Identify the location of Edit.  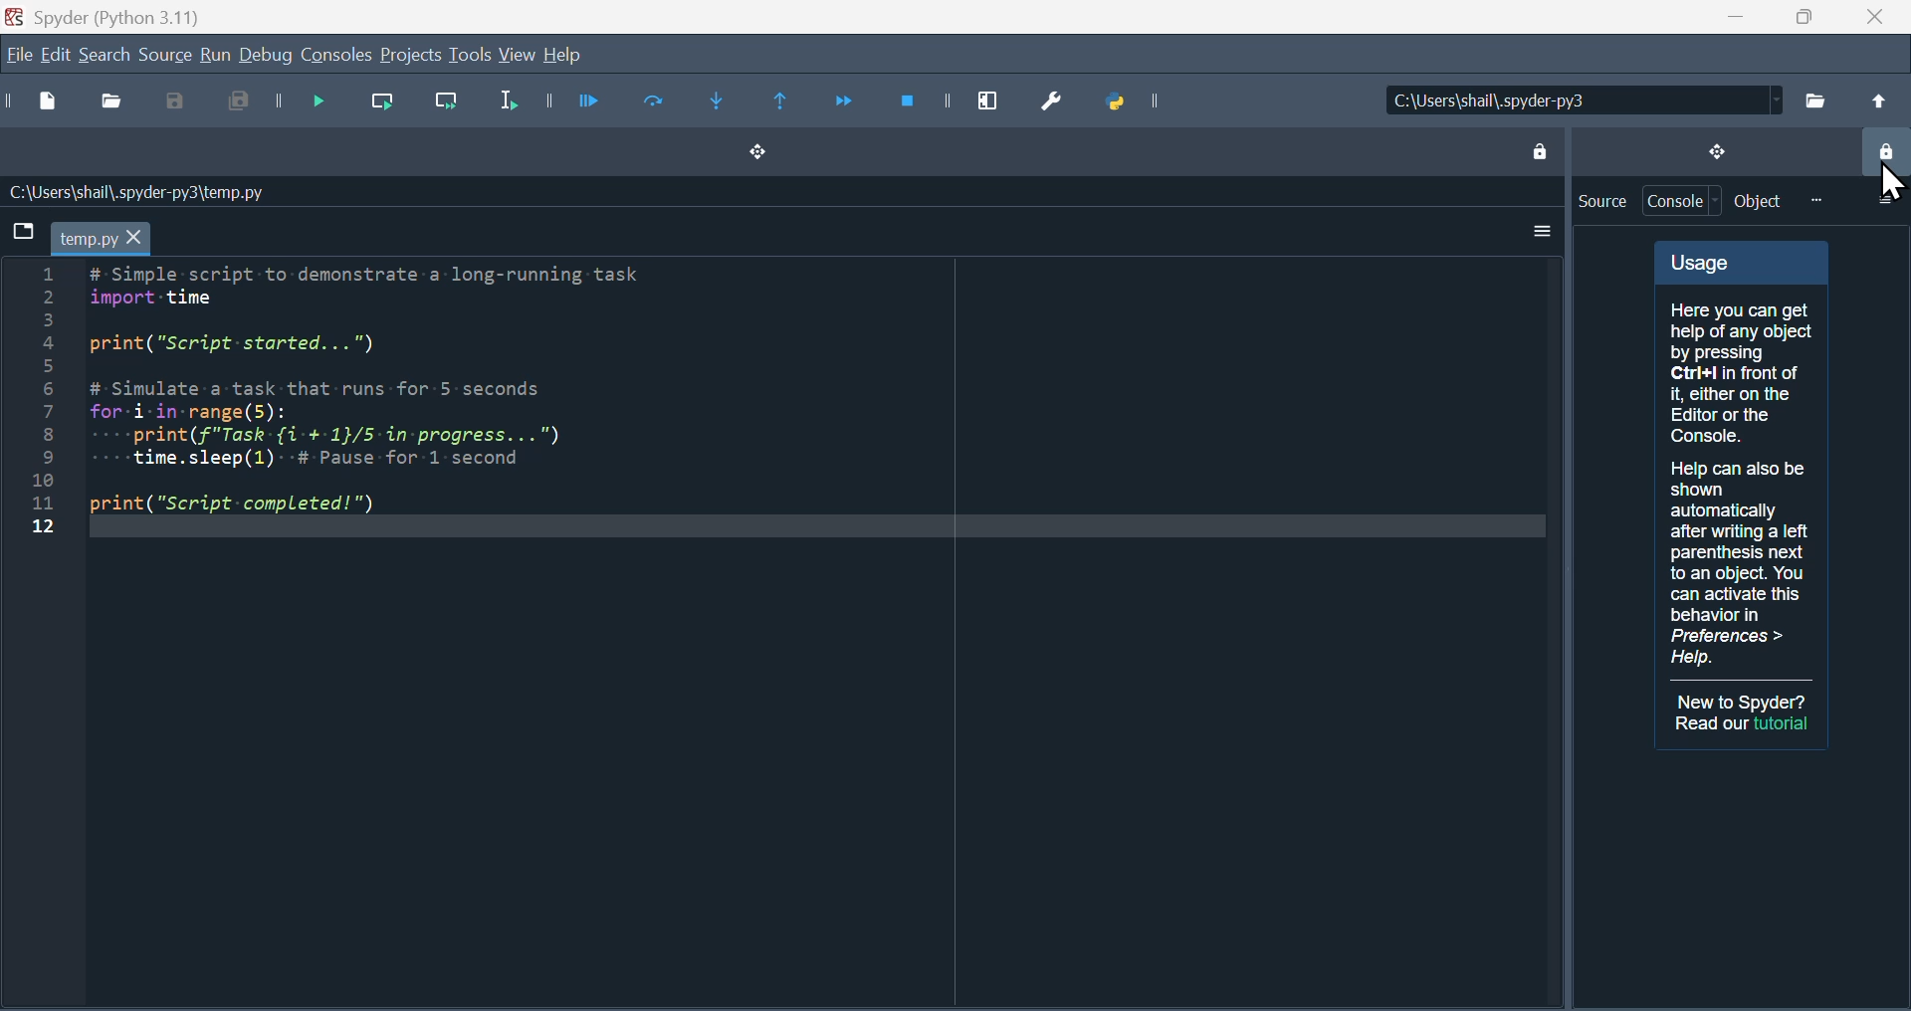
(53, 57).